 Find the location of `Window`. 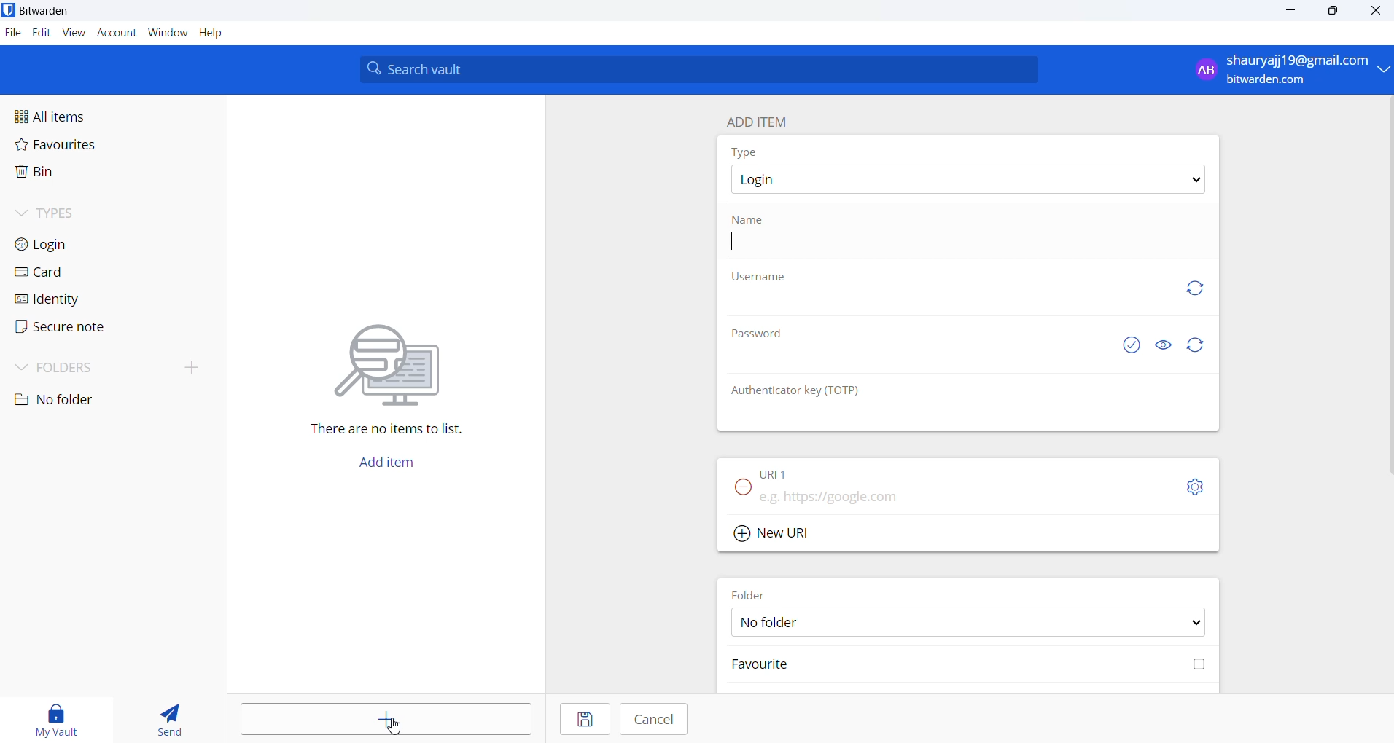

Window is located at coordinates (168, 36).